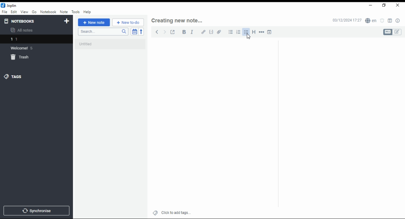 The image size is (405, 219). What do you see at coordinates (249, 37) in the screenshot?
I see `mouse pointer` at bounding box center [249, 37].